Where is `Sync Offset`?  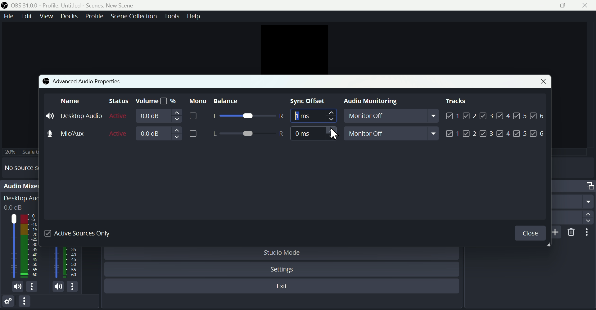
Sync Offset is located at coordinates (313, 117).